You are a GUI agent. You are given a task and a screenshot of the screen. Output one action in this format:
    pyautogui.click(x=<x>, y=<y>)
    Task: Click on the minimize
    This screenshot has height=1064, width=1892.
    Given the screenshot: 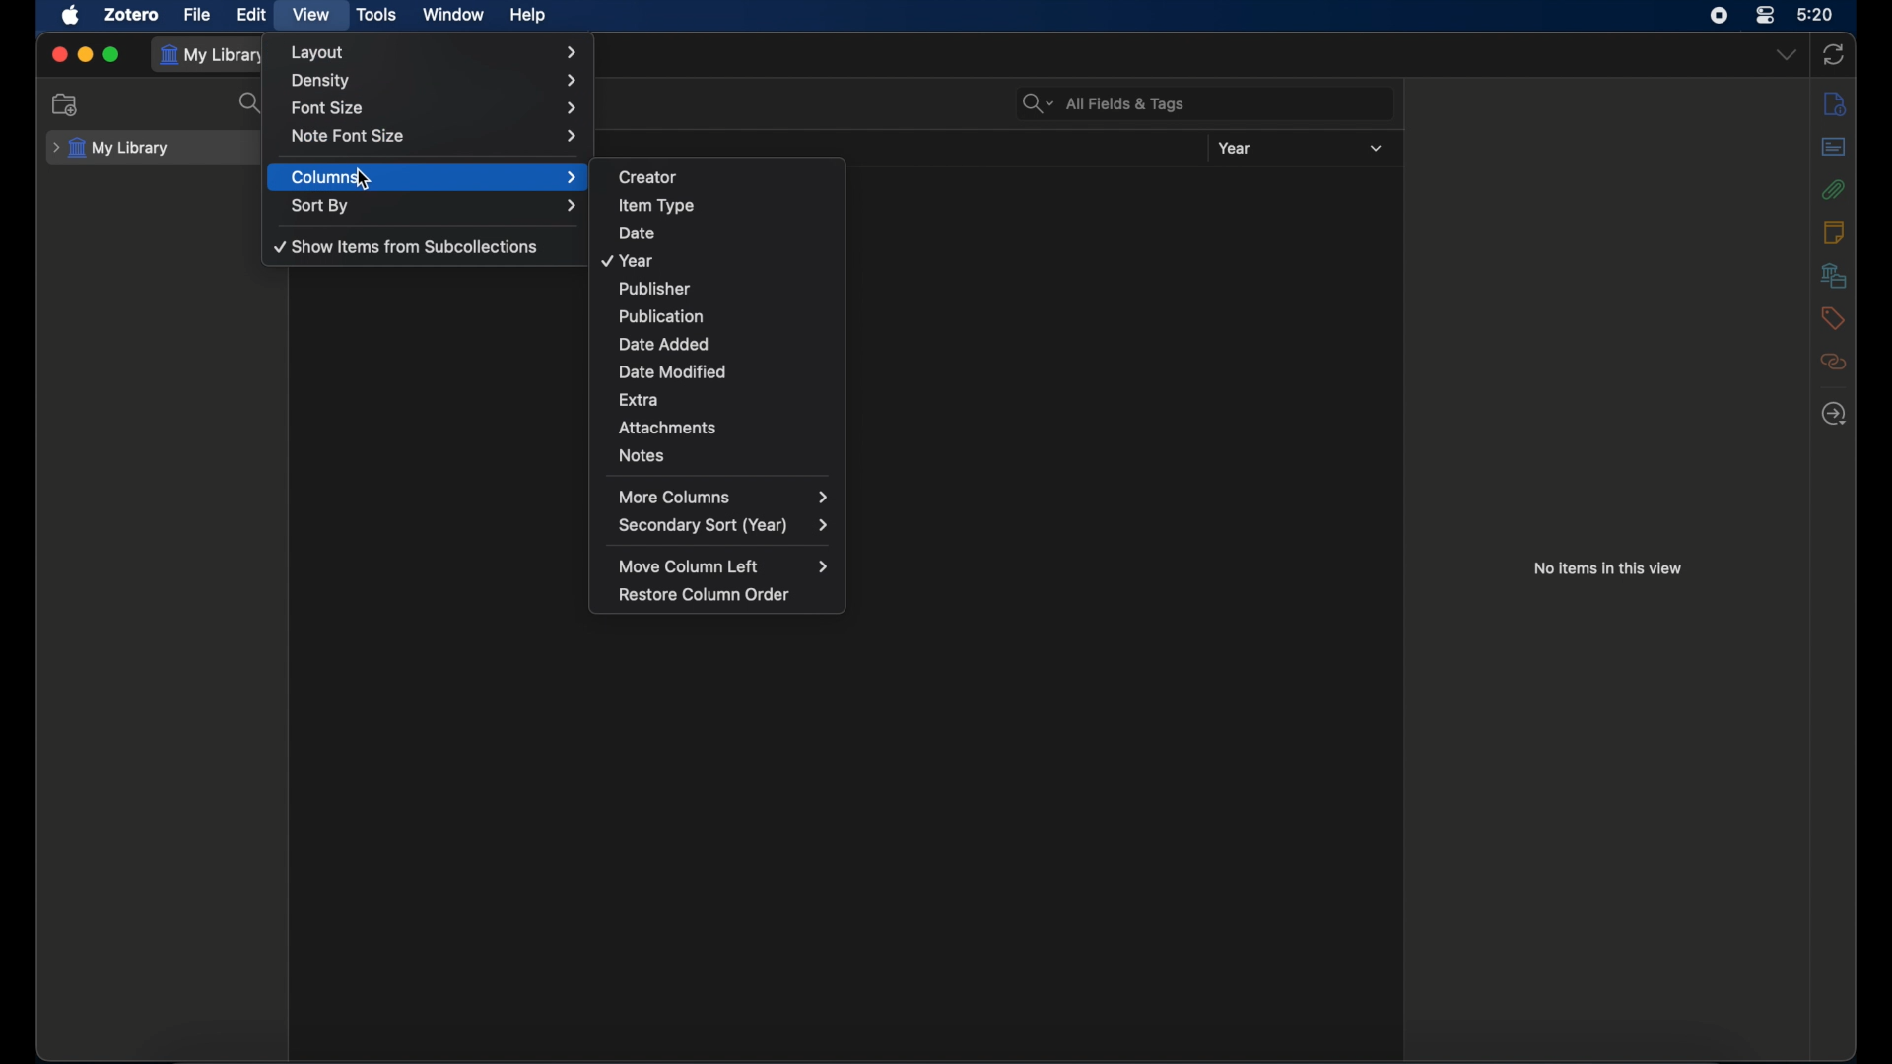 What is the action you would take?
    pyautogui.click(x=85, y=55)
    